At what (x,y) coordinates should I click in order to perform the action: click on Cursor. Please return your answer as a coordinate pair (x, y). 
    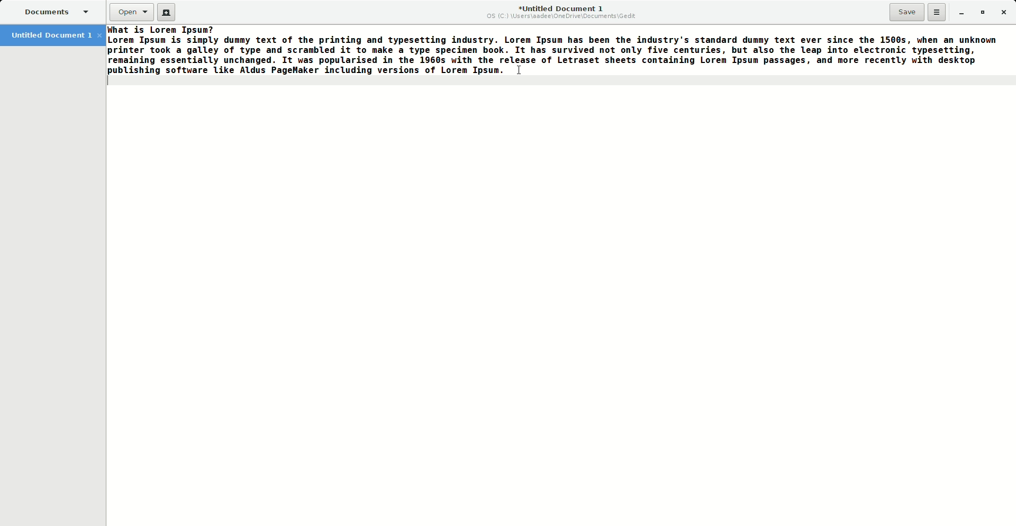
    Looking at the image, I should click on (518, 71).